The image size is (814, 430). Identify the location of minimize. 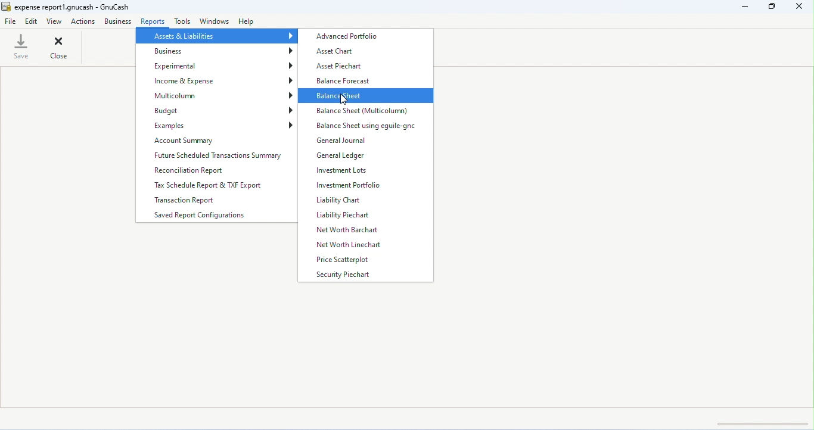
(744, 7).